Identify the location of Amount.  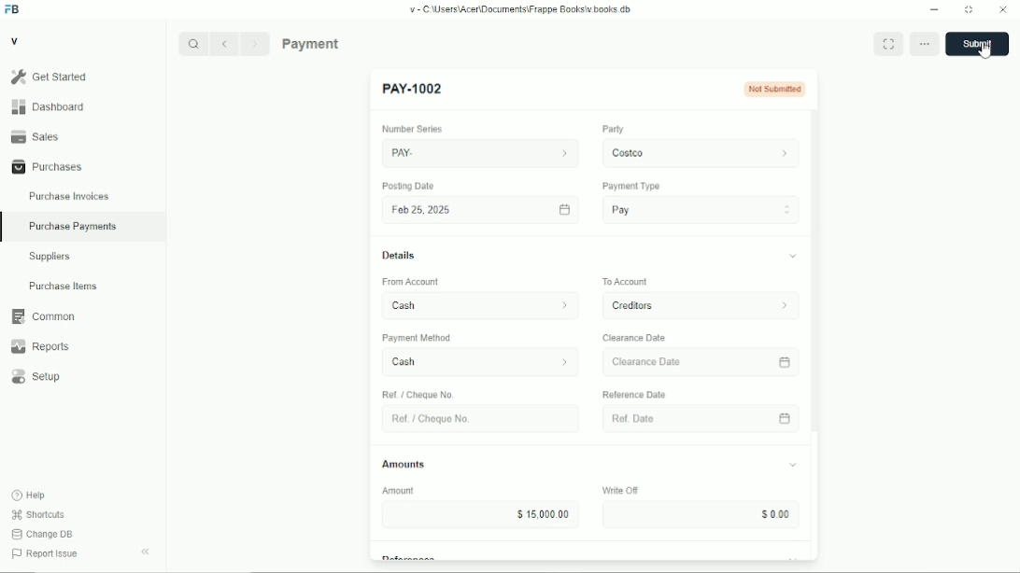
(406, 491).